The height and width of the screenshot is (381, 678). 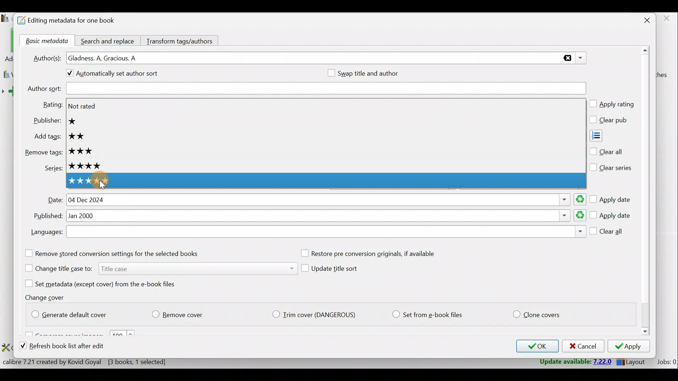 I want to click on Generate default cover, so click(x=73, y=313).